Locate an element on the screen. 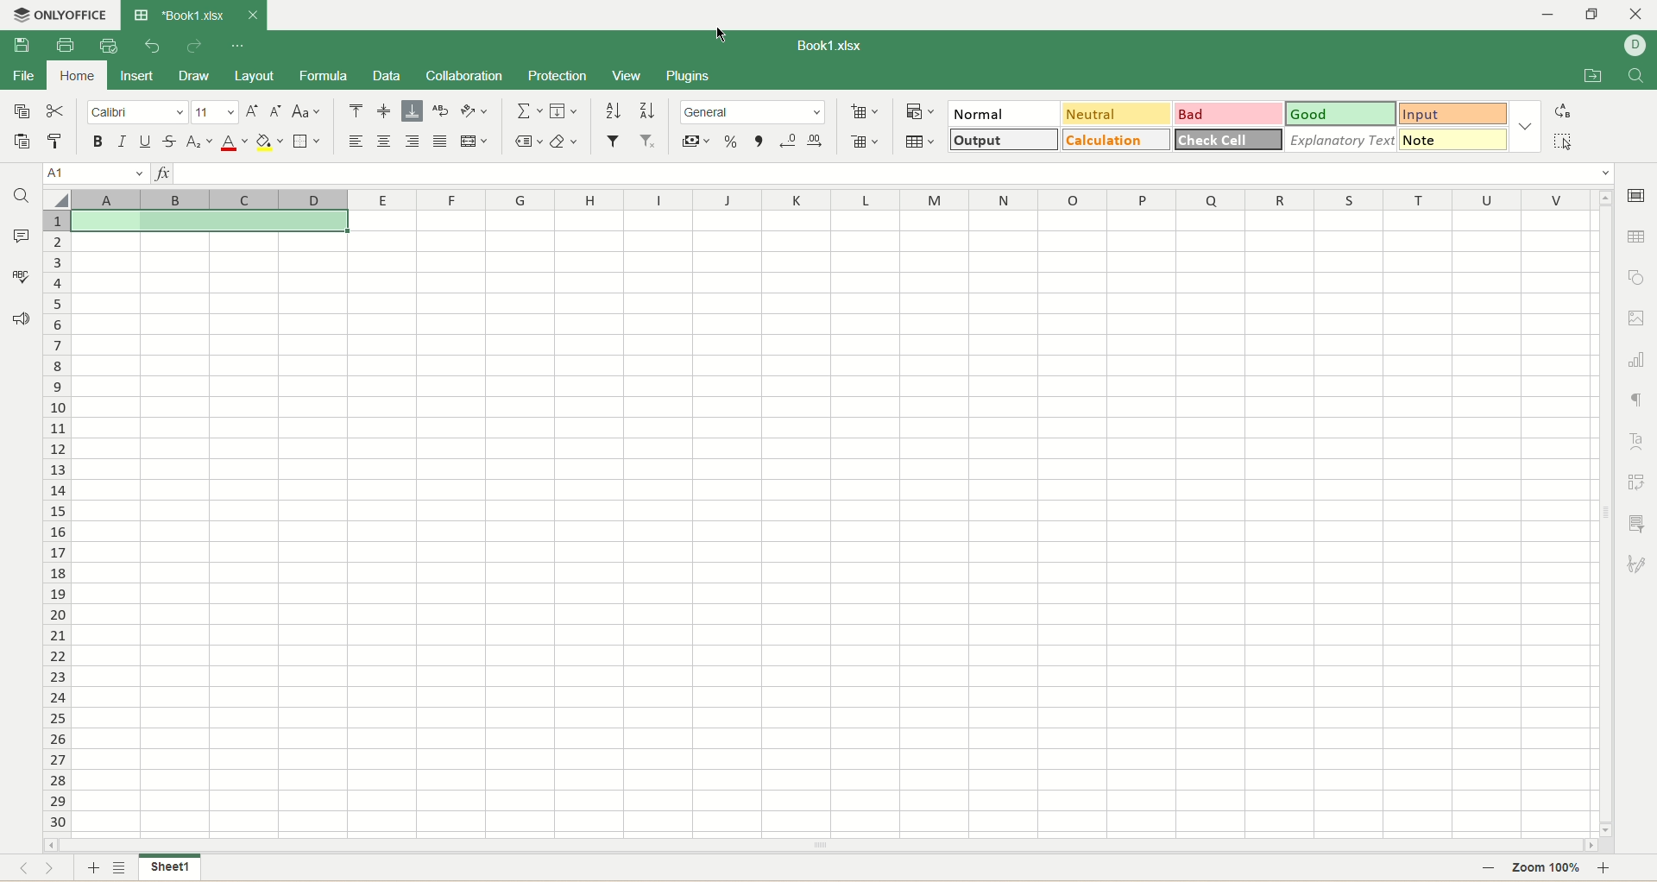 The height and width of the screenshot is (882, 1657). change case is located at coordinates (306, 111).